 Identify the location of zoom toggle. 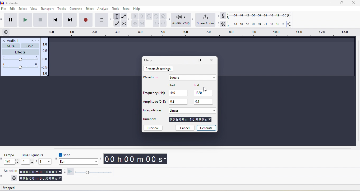
(164, 16).